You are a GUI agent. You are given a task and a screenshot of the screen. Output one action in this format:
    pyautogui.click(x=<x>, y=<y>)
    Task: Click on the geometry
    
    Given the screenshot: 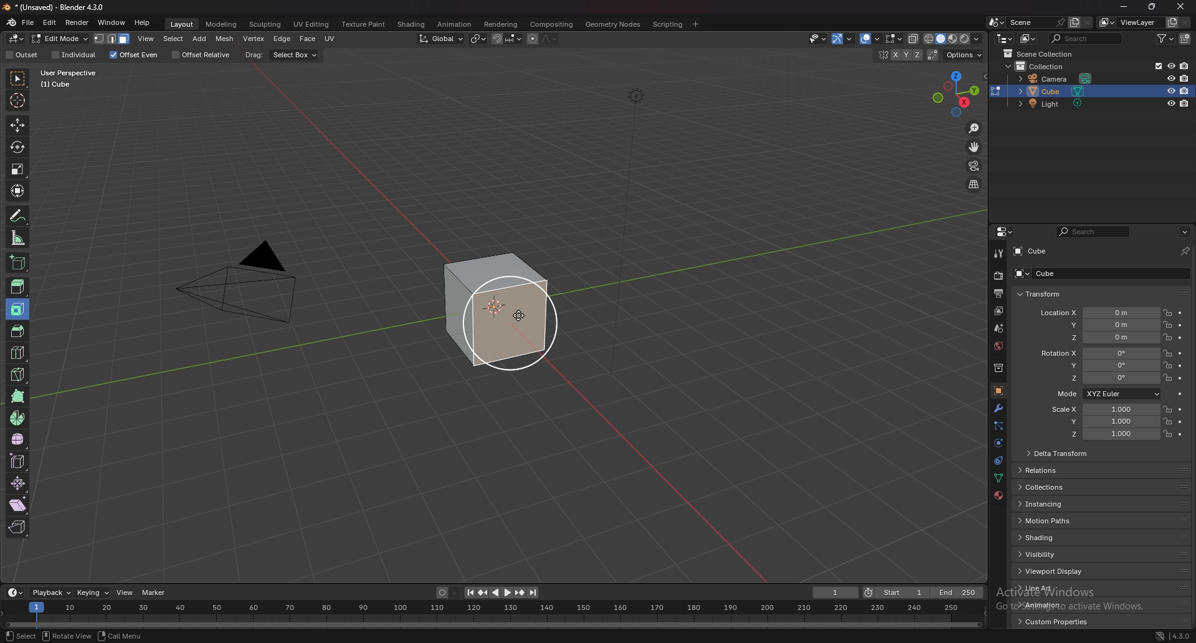 What is the action you would take?
    pyautogui.click(x=614, y=24)
    